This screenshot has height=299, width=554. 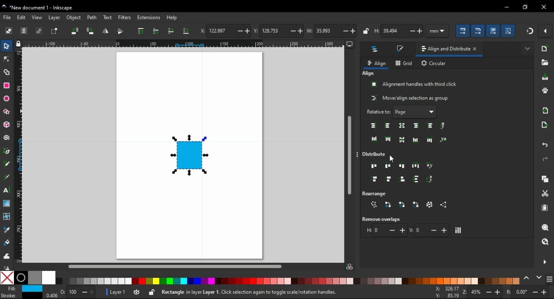 I want to click on align and distribute, so click(x=443, y=49).